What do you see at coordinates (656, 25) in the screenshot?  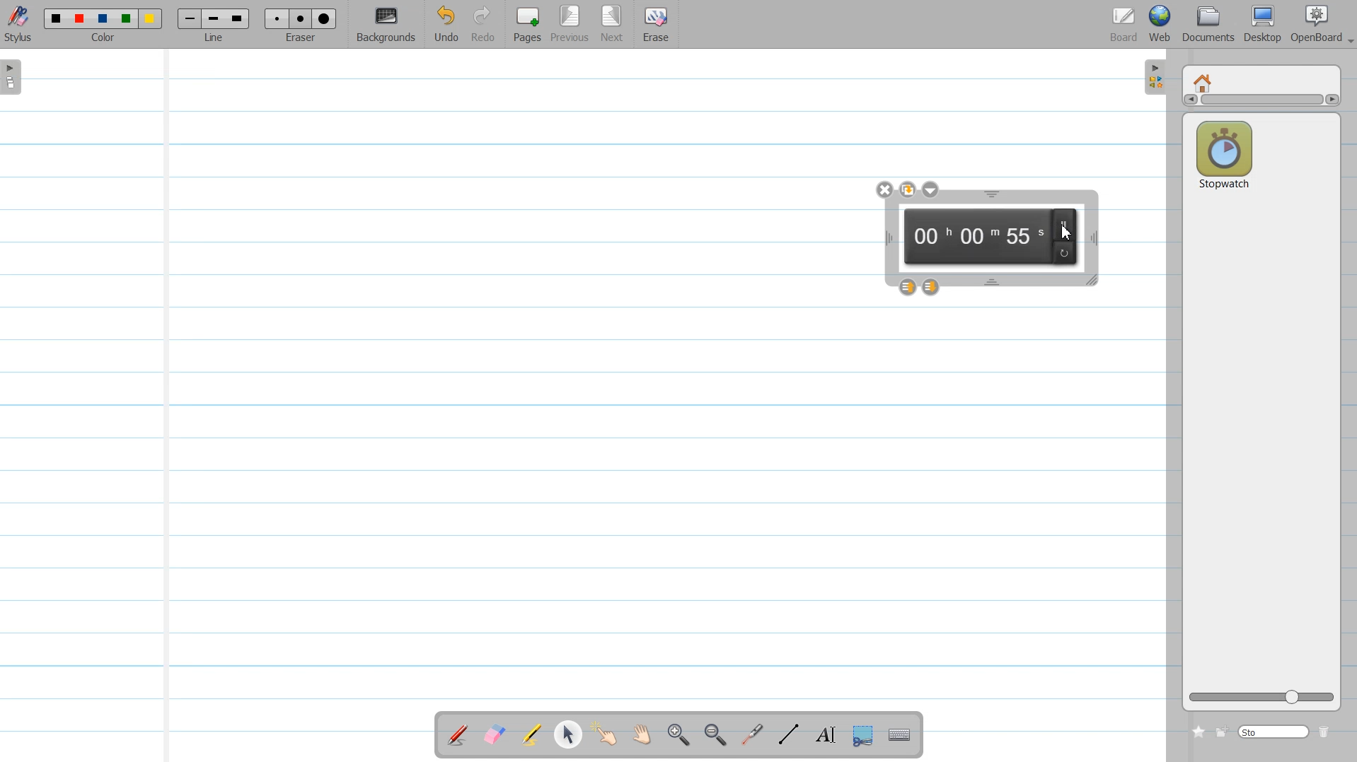 I see `Erase` at bounding box center [656, 25].